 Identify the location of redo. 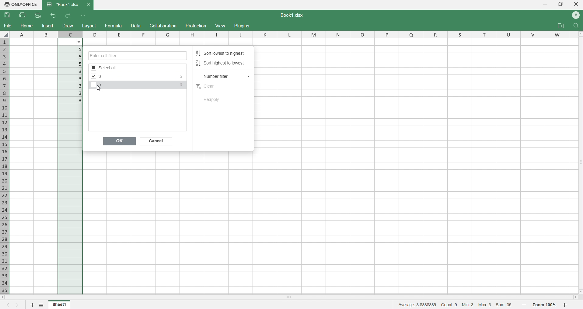
(68, 15).